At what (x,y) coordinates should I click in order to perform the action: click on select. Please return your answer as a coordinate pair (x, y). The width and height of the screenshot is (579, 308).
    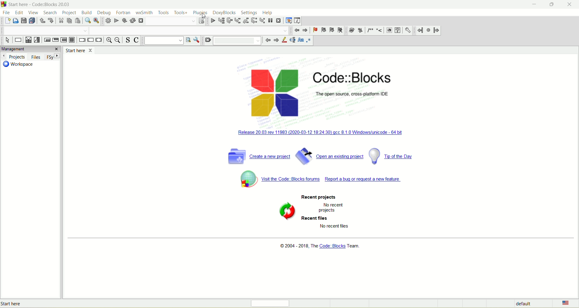
    Looking at the image, I should click on (8, 40).